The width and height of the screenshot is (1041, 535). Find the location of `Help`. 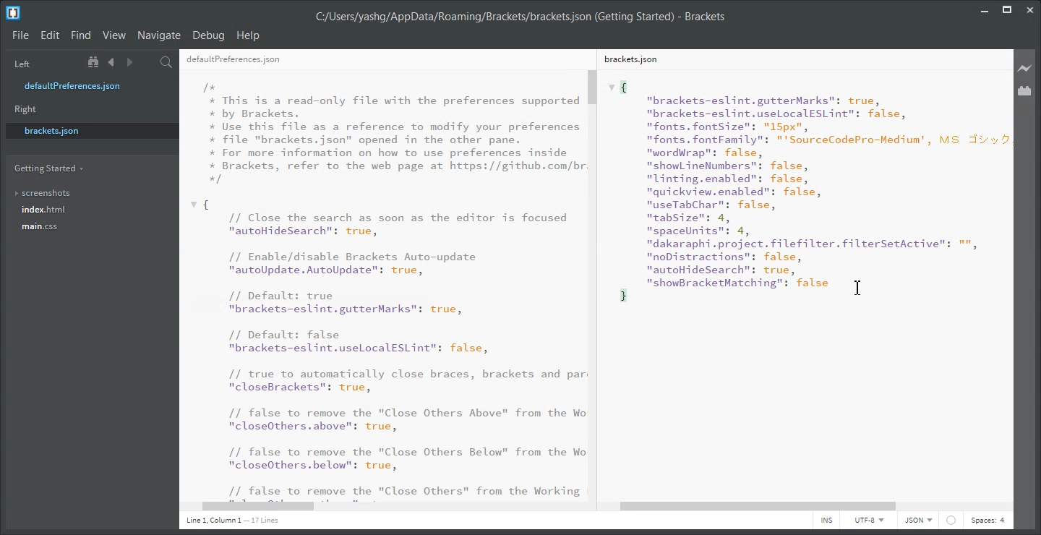

Help is located at coordinates (249, 35).